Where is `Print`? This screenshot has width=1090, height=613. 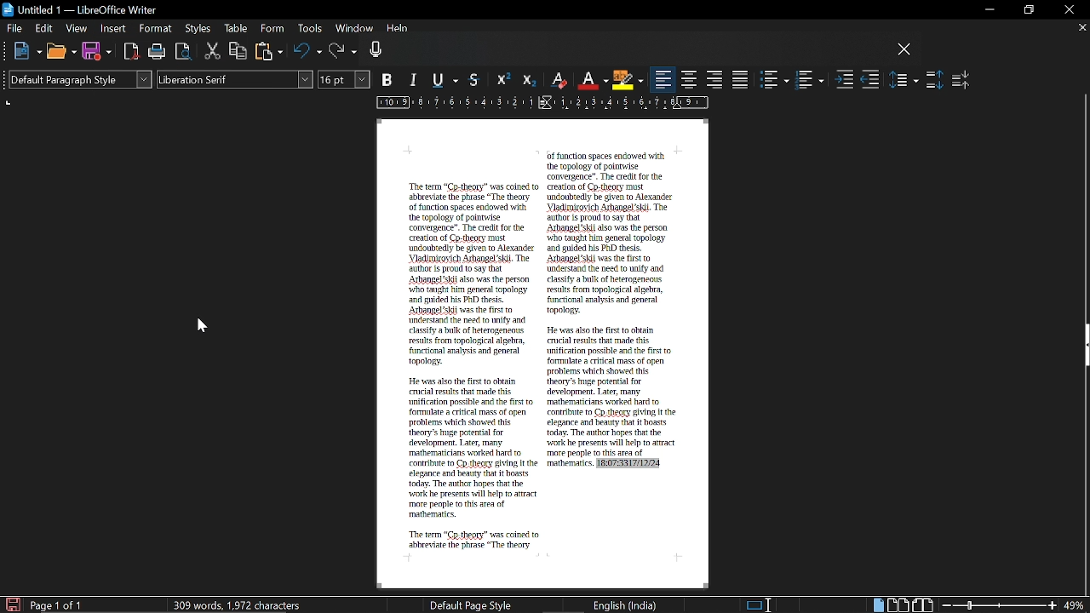 Print is located at coordinates (158, 53).